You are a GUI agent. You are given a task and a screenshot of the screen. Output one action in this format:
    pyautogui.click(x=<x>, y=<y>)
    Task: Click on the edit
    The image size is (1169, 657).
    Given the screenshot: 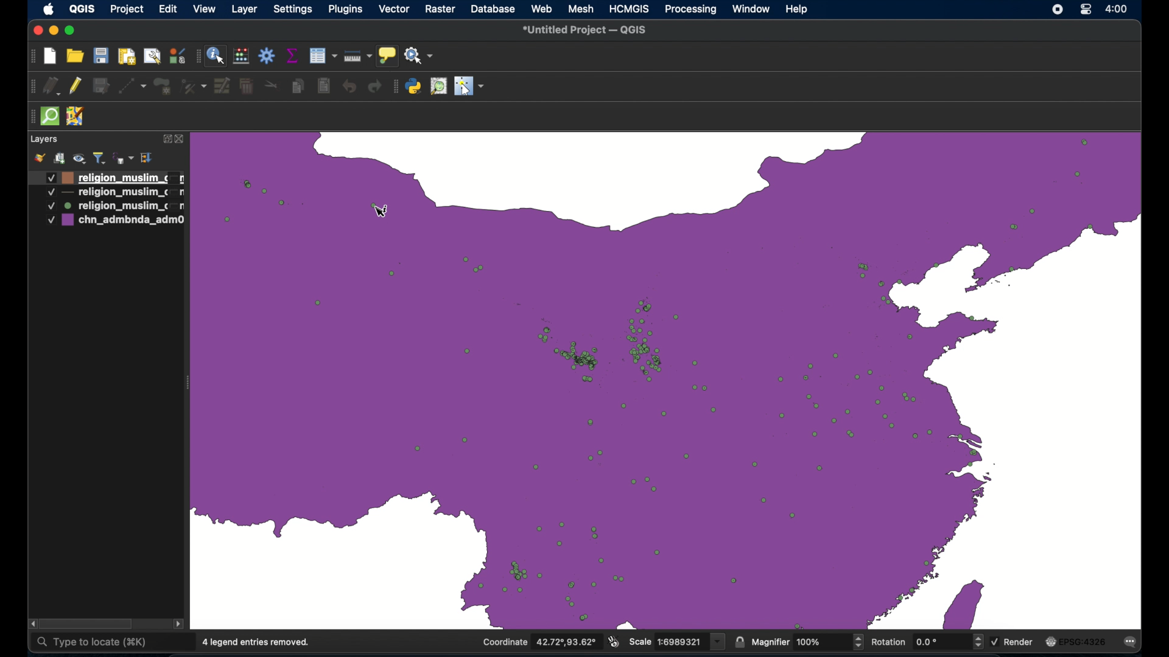 What is the action you would take?
    pyautogui.click(x=167, y=9)
    